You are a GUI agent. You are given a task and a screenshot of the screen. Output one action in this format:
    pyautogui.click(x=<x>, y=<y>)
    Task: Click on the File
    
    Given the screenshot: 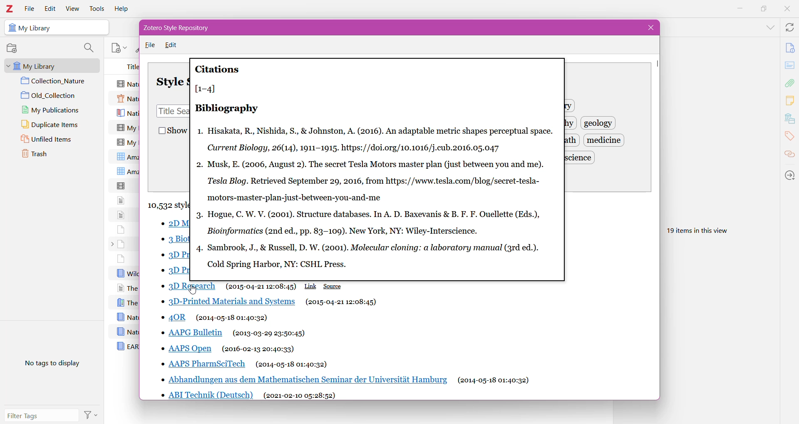 What is the action you would take?
    pyautogui.click(x=30, y=8)
    